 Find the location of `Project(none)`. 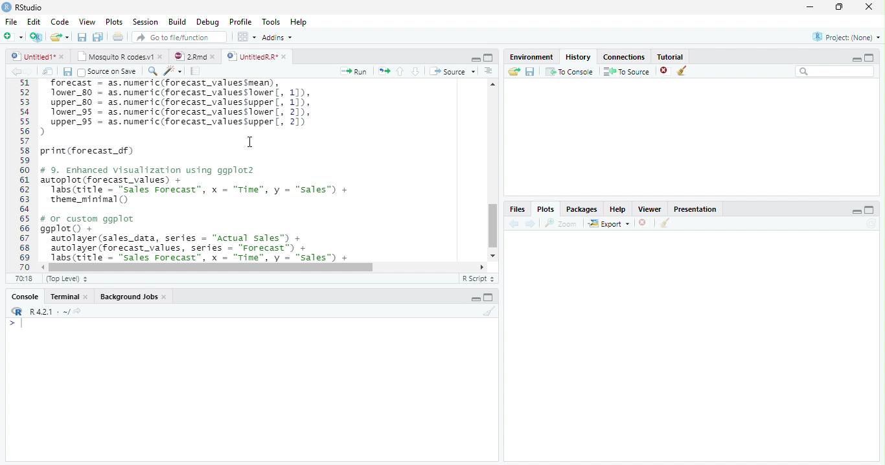

Project(none) is located at coordinates (845, 36).